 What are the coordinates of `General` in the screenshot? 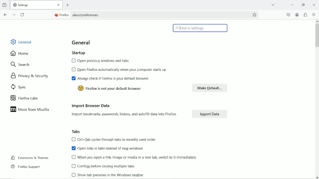 It's located at (82, 42).